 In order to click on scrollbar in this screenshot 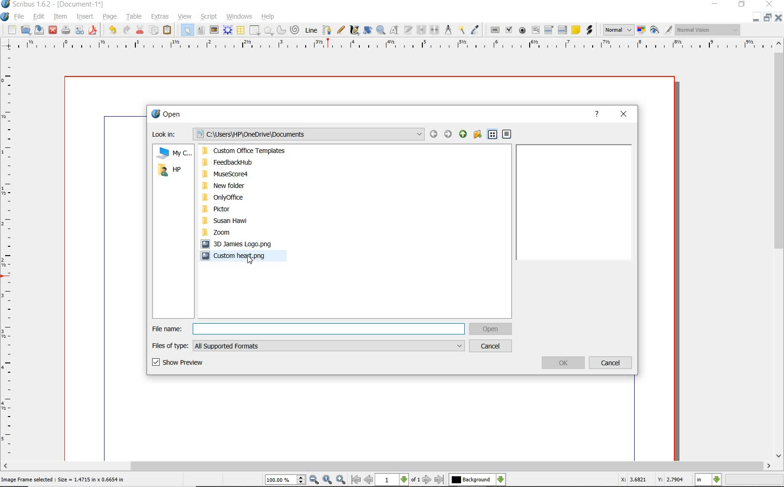, I will do `click(387, 466)`.